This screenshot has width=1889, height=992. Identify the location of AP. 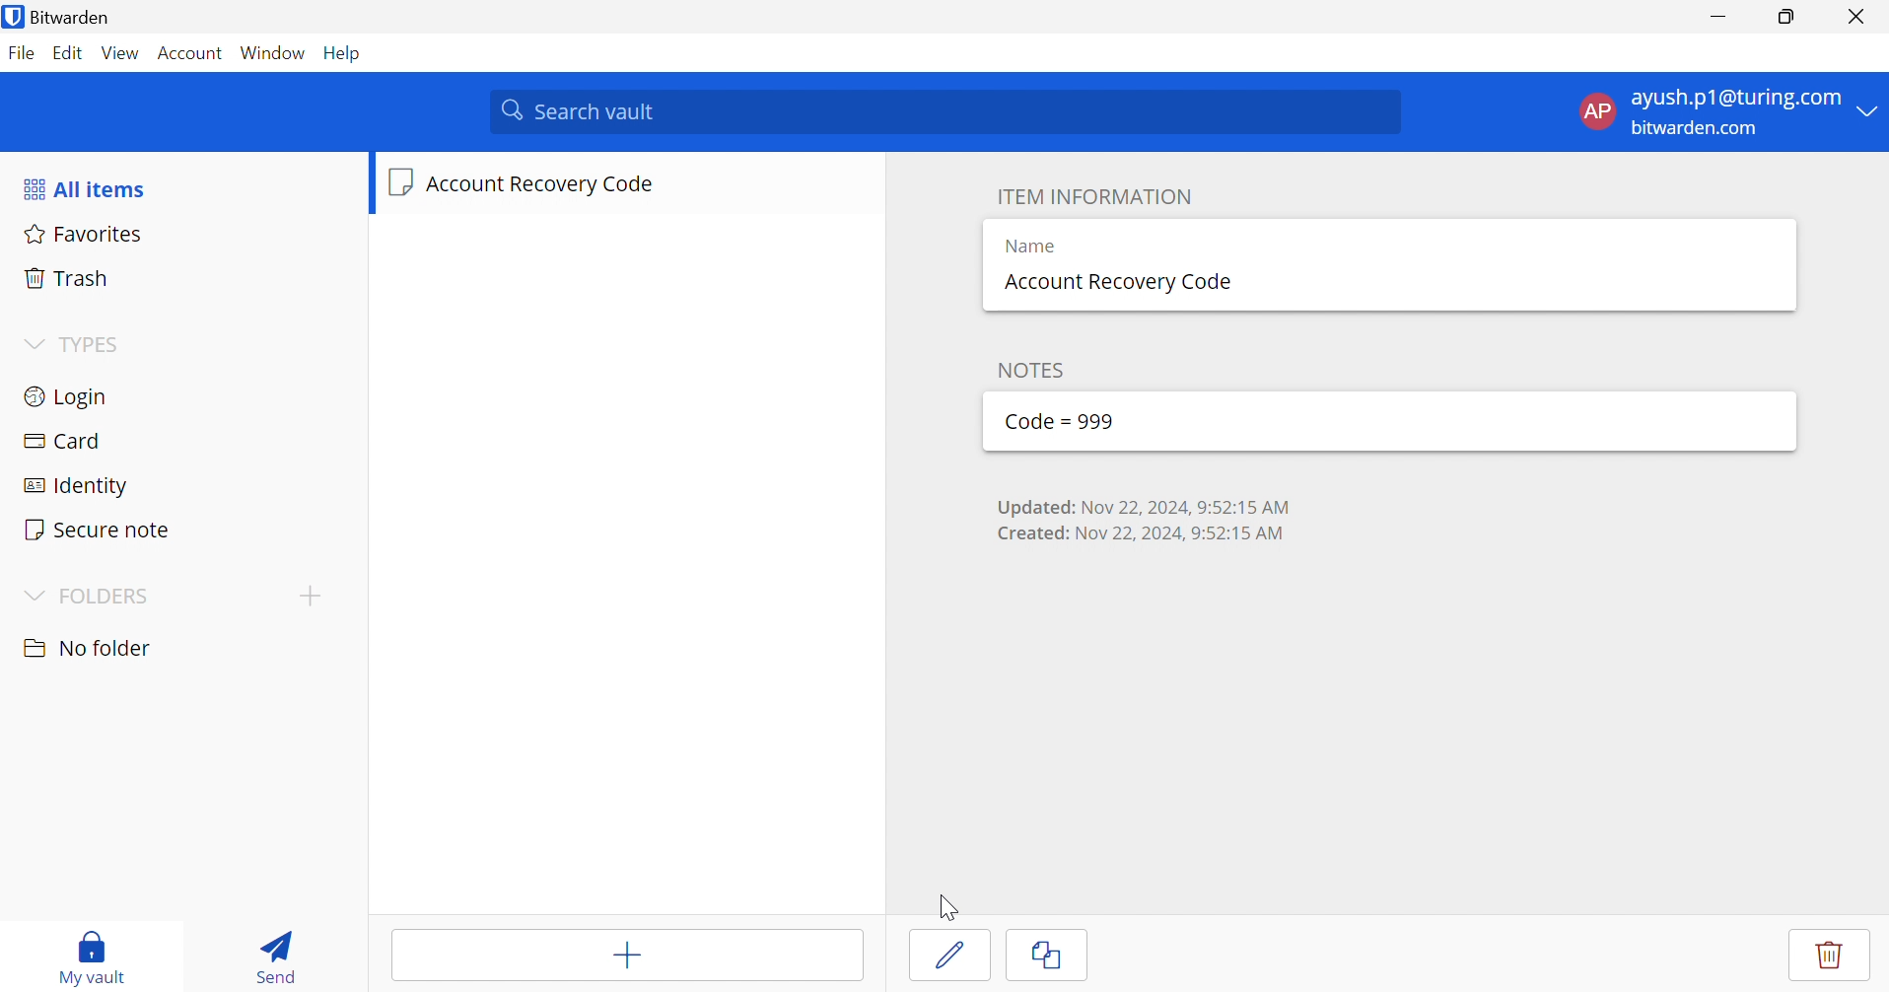
(1594, 110).